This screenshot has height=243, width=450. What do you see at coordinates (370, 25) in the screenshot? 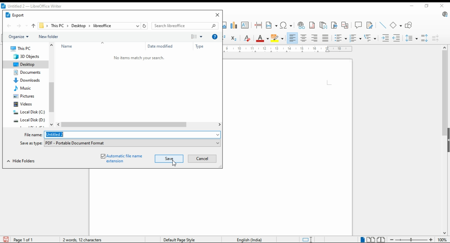
I see `show track changes functions` at bounding box center [370, 25].